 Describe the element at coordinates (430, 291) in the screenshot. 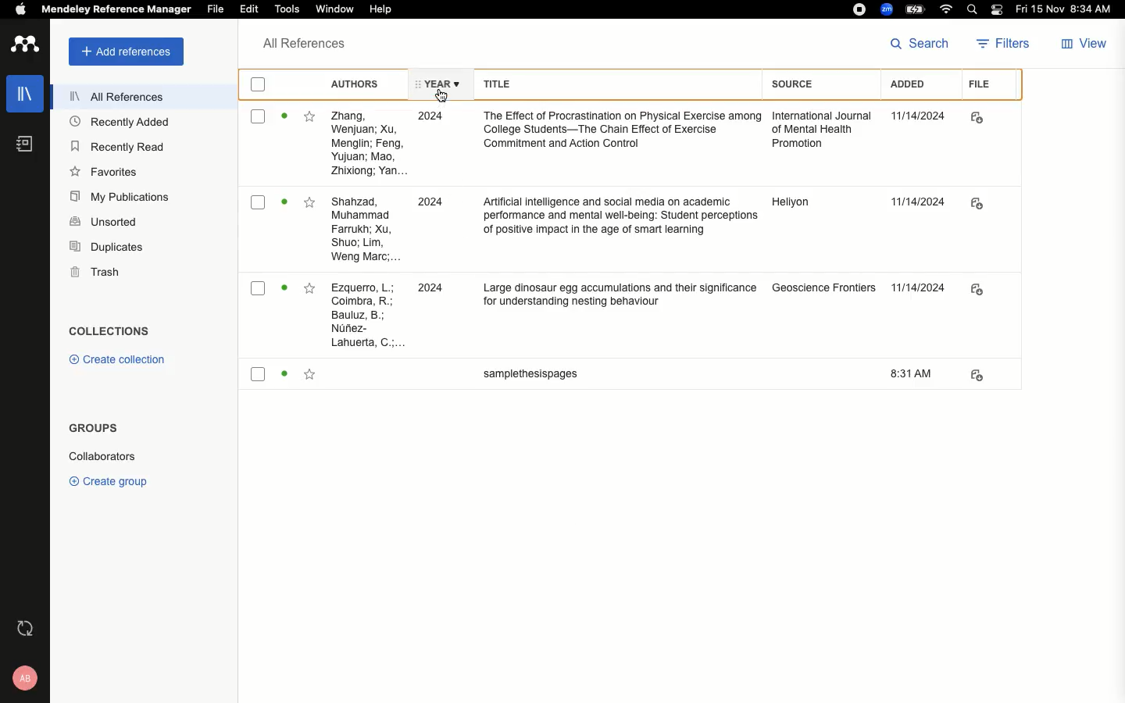

I see `year of publication` at that location.